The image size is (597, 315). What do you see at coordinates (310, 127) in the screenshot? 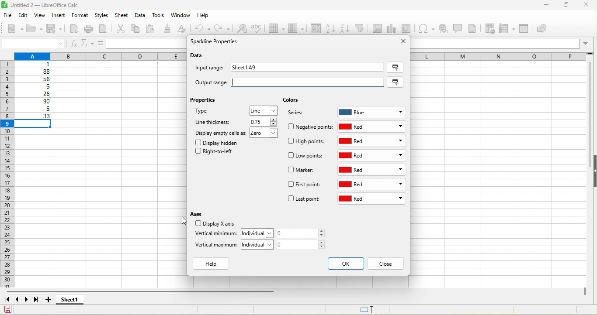
I see `negative points` at bounding box center [310, 127].